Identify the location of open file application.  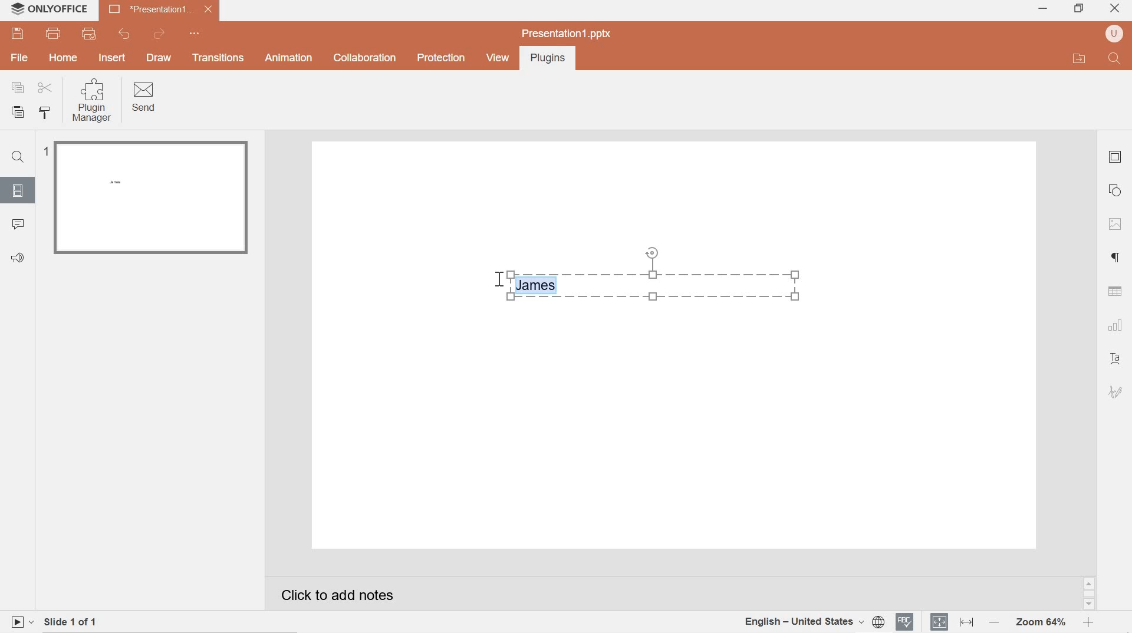
(1078, 58).